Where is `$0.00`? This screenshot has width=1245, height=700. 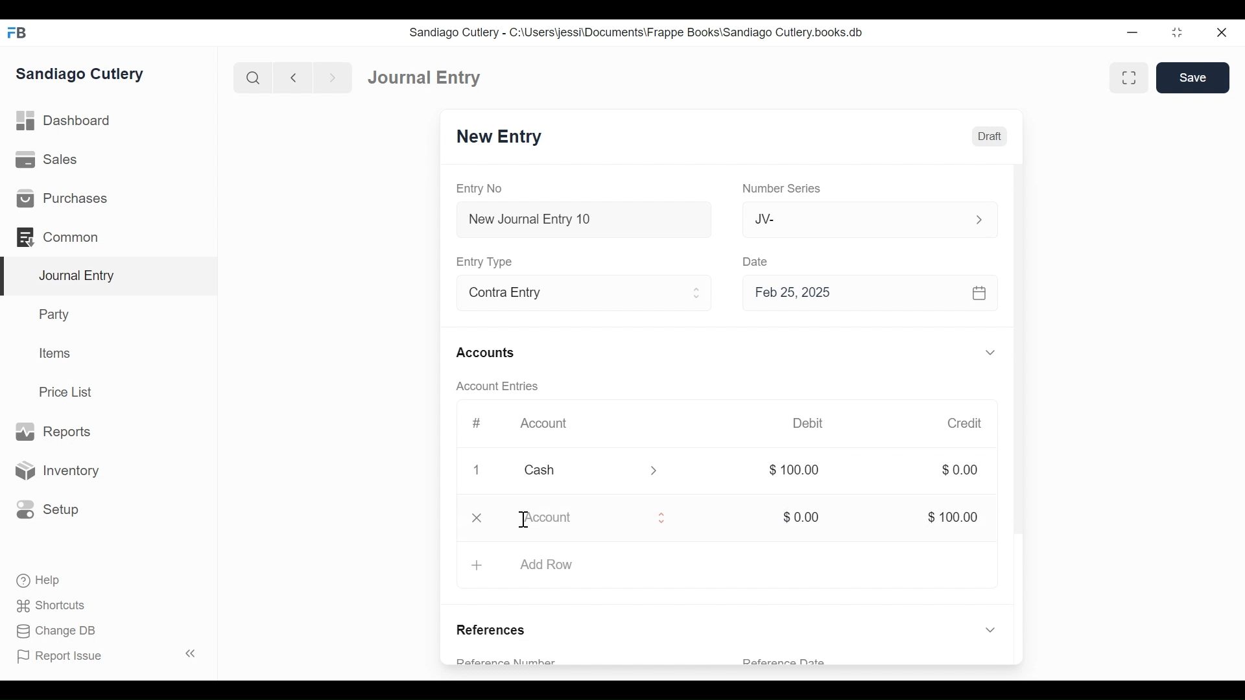
$0.00 is located at coordinates (798, 517).